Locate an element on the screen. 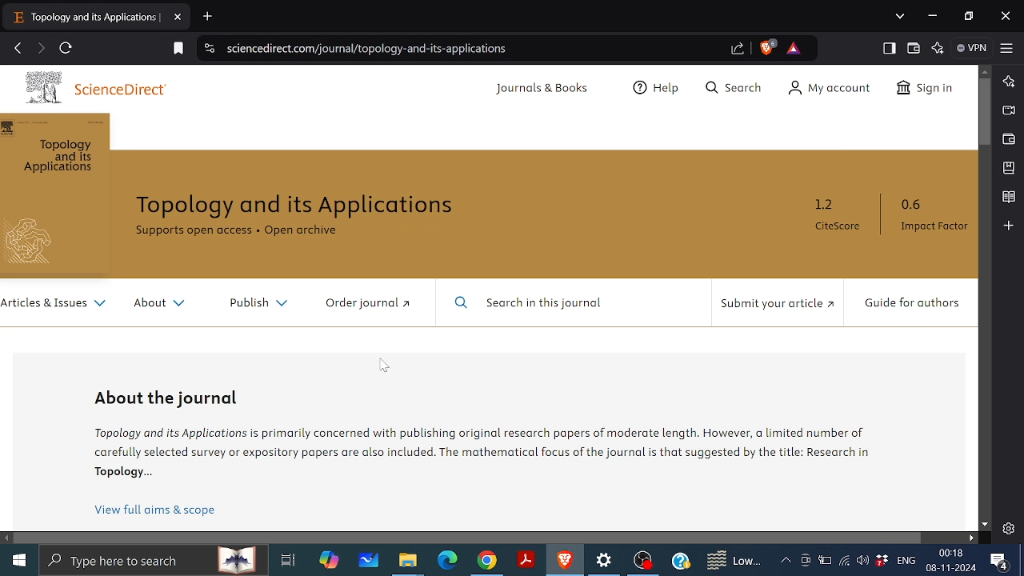 Image resolution: width=1024 pixels, height=576 pixels. Topology and its Applications is located at coordinates (297, 206).